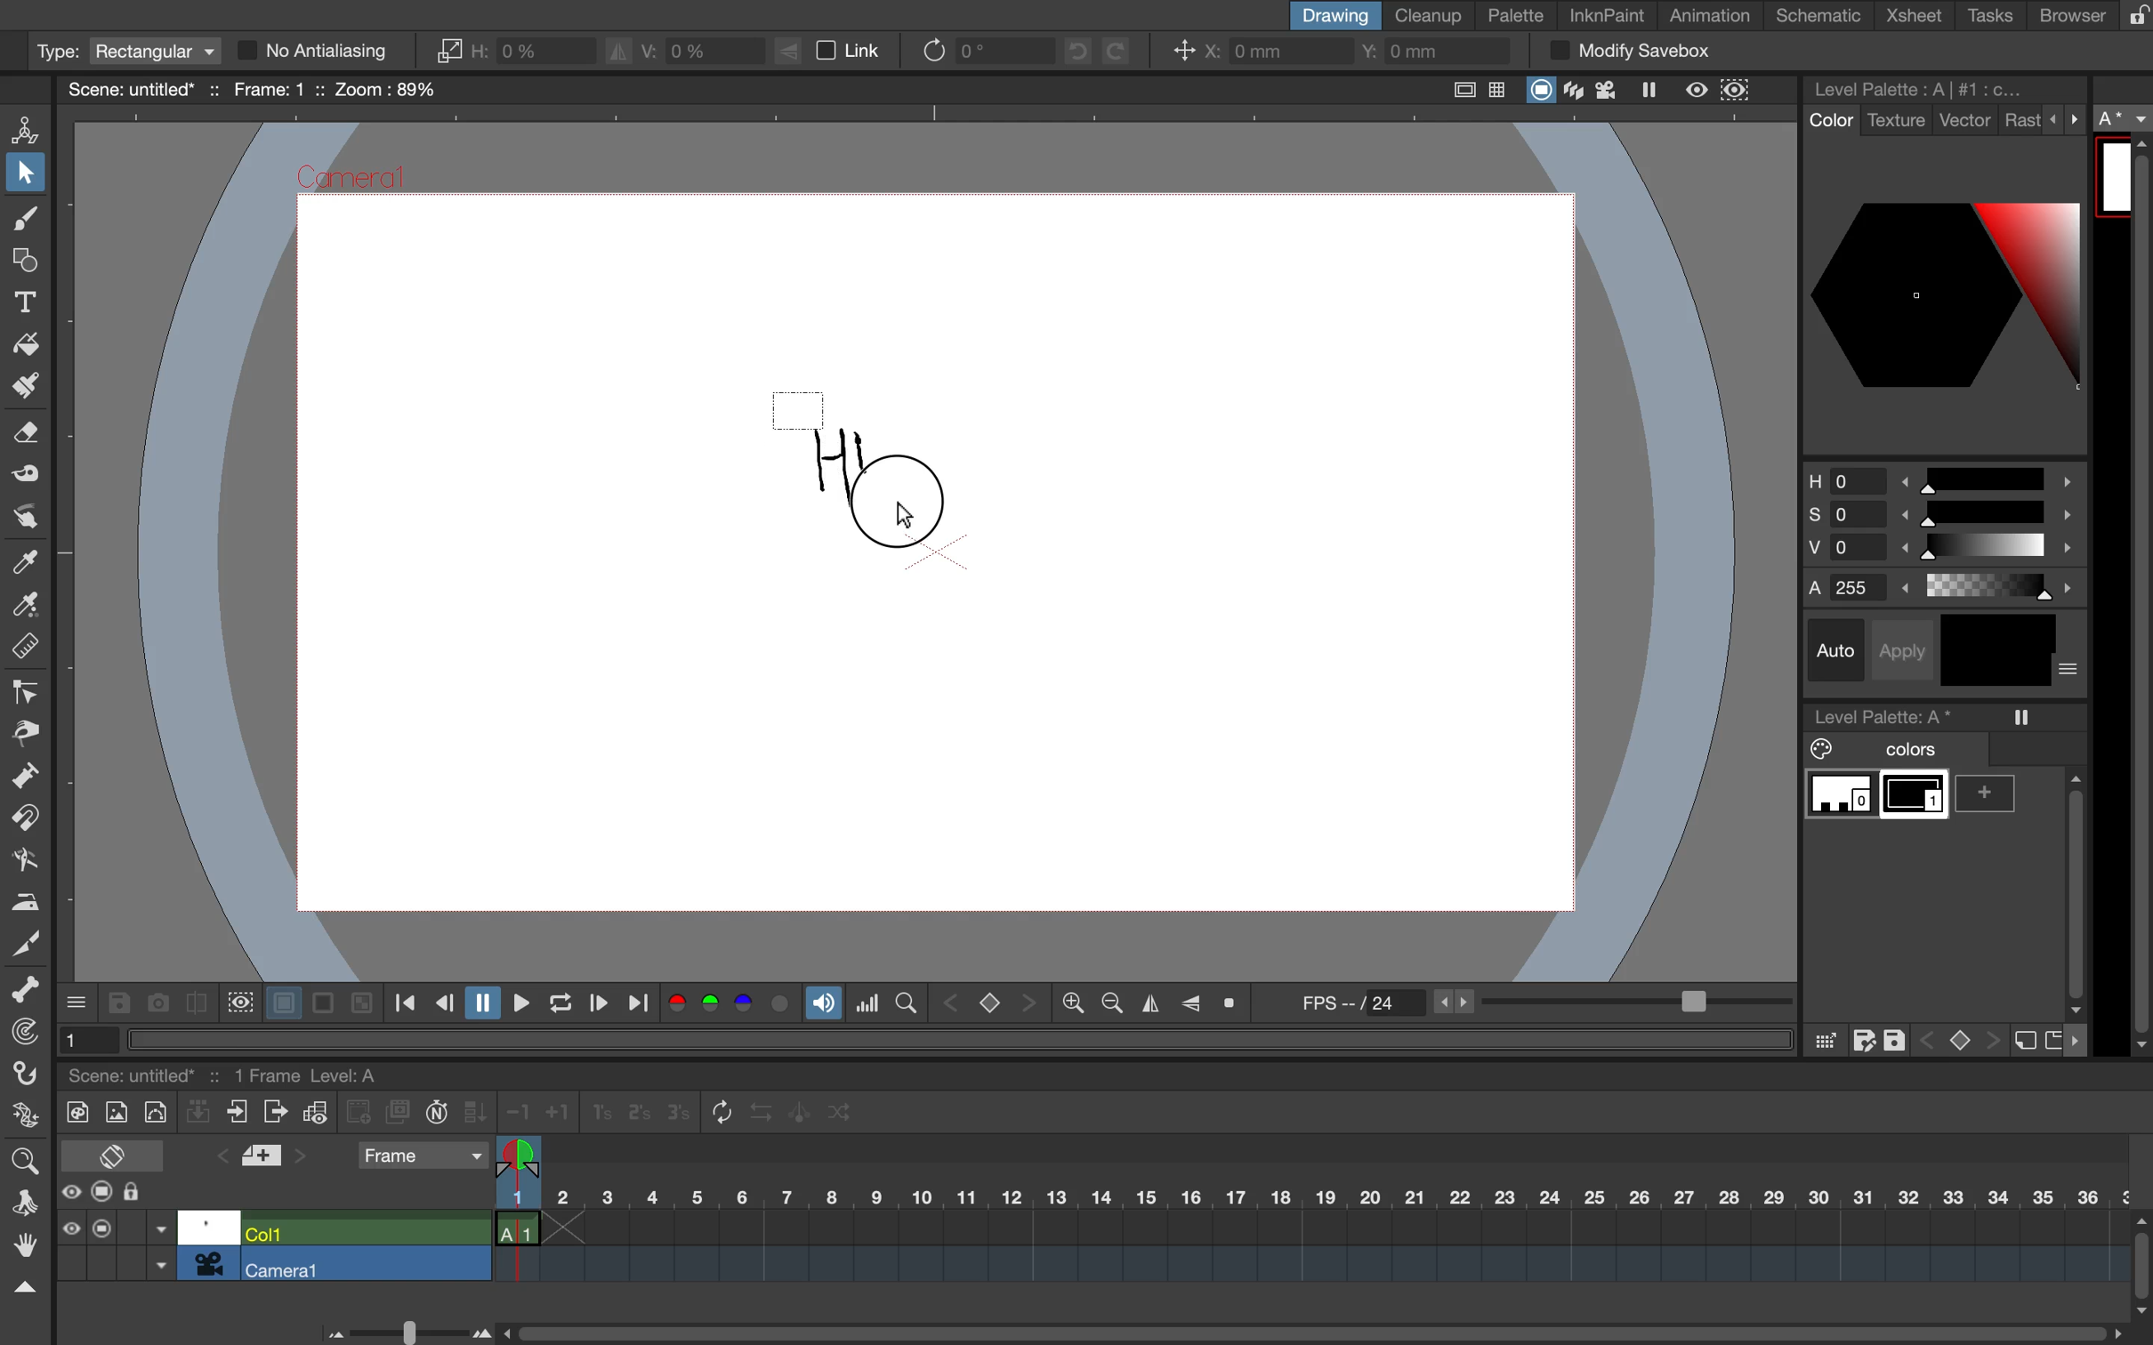 Image resolution: width=2153 pixels, height=1345 pixels. What do you see at coordinates (1427, 53) in the screenshot?
I see `y coordinate` at bounding box center [1427, 53].